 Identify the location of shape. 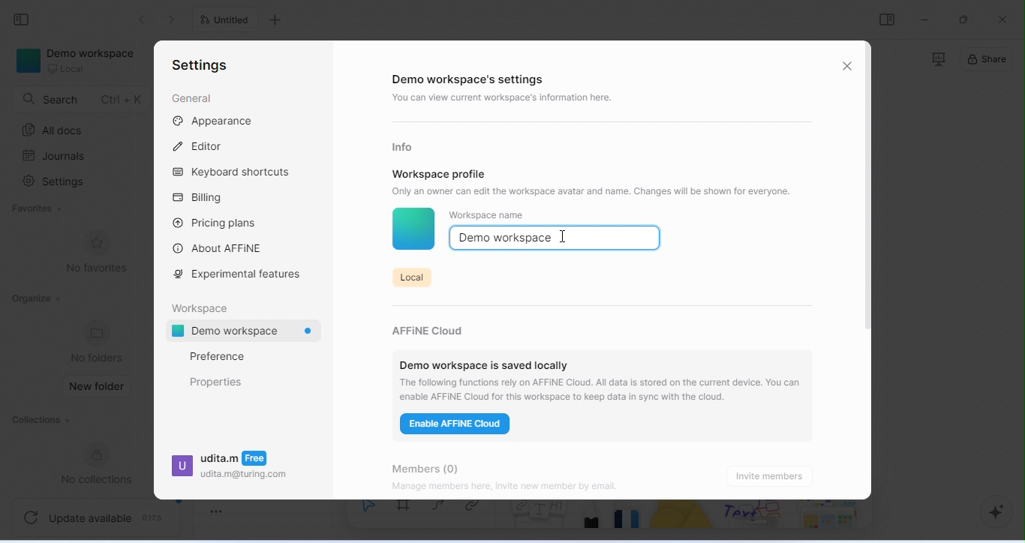
(684, 520).